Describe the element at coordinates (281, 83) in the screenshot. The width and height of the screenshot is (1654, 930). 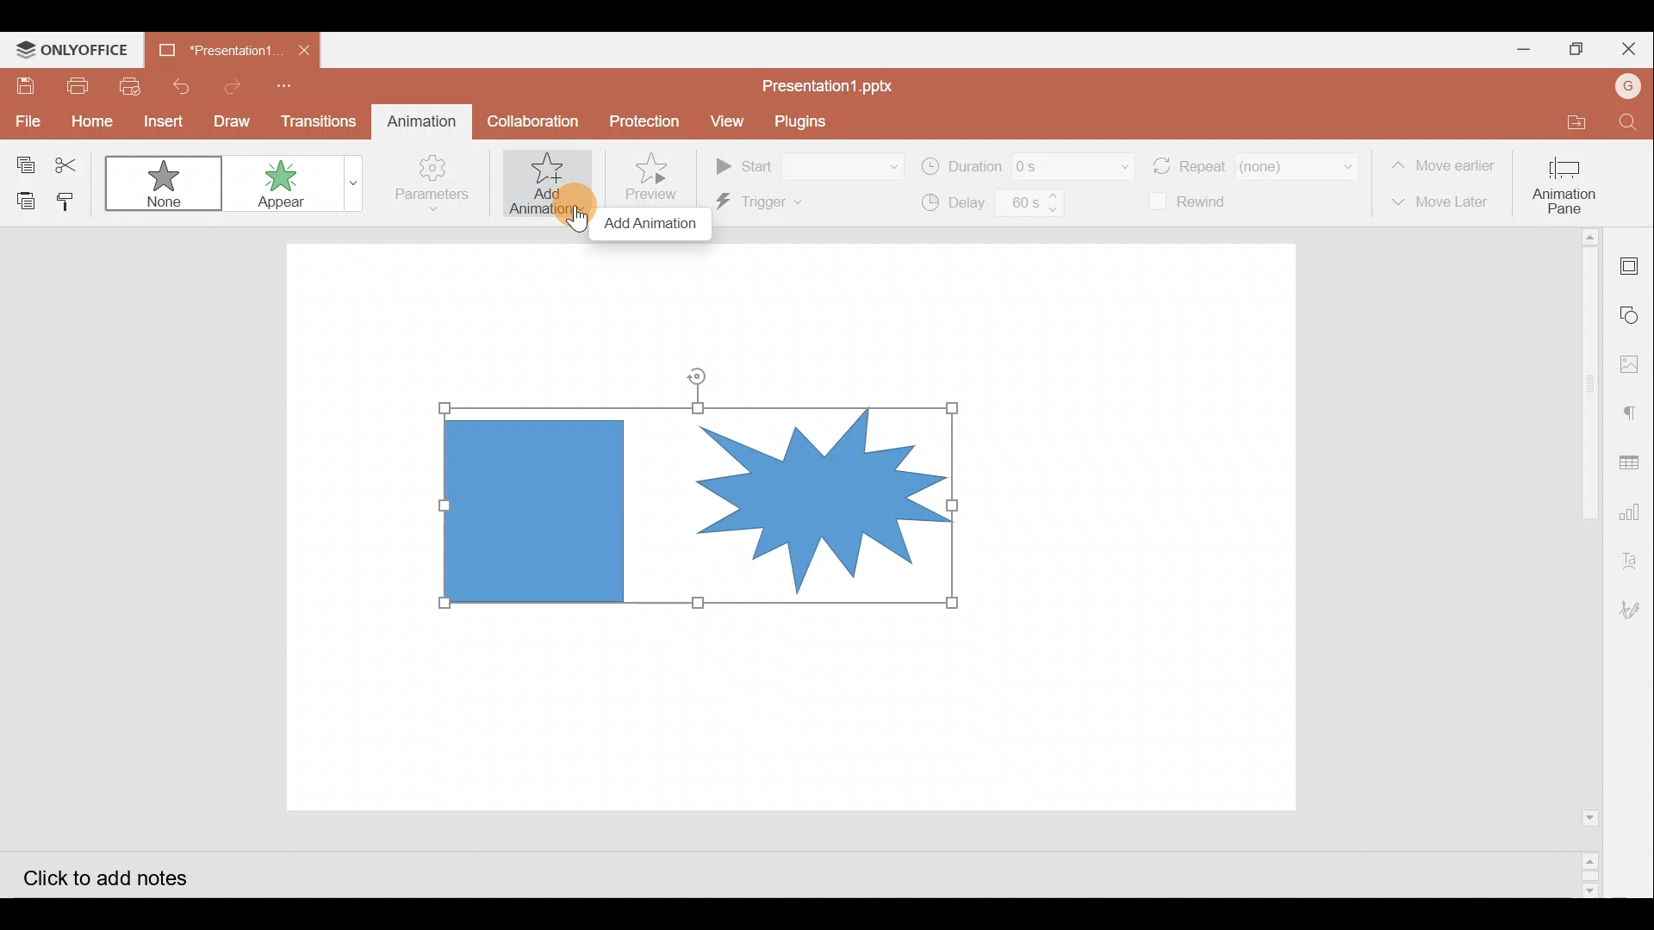
I see `Customize quick access toolbar` at that location.